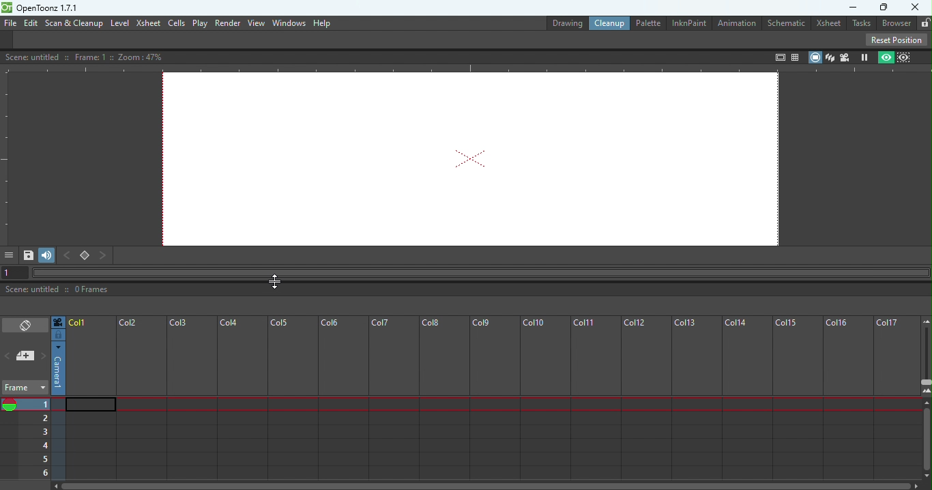 This screenshot has height=490, width=932. Describe the element at coordinates (926, 390) in the screenshot. I see `Zoom in` at that location.